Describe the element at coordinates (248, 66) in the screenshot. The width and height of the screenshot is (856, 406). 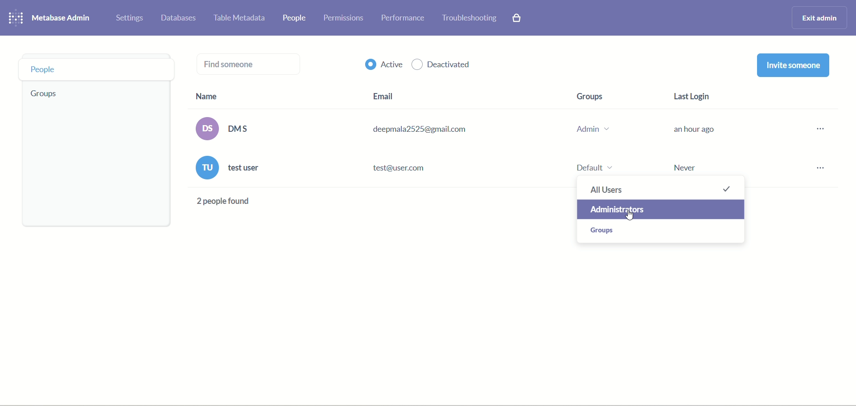
I see `find someone` at that location.